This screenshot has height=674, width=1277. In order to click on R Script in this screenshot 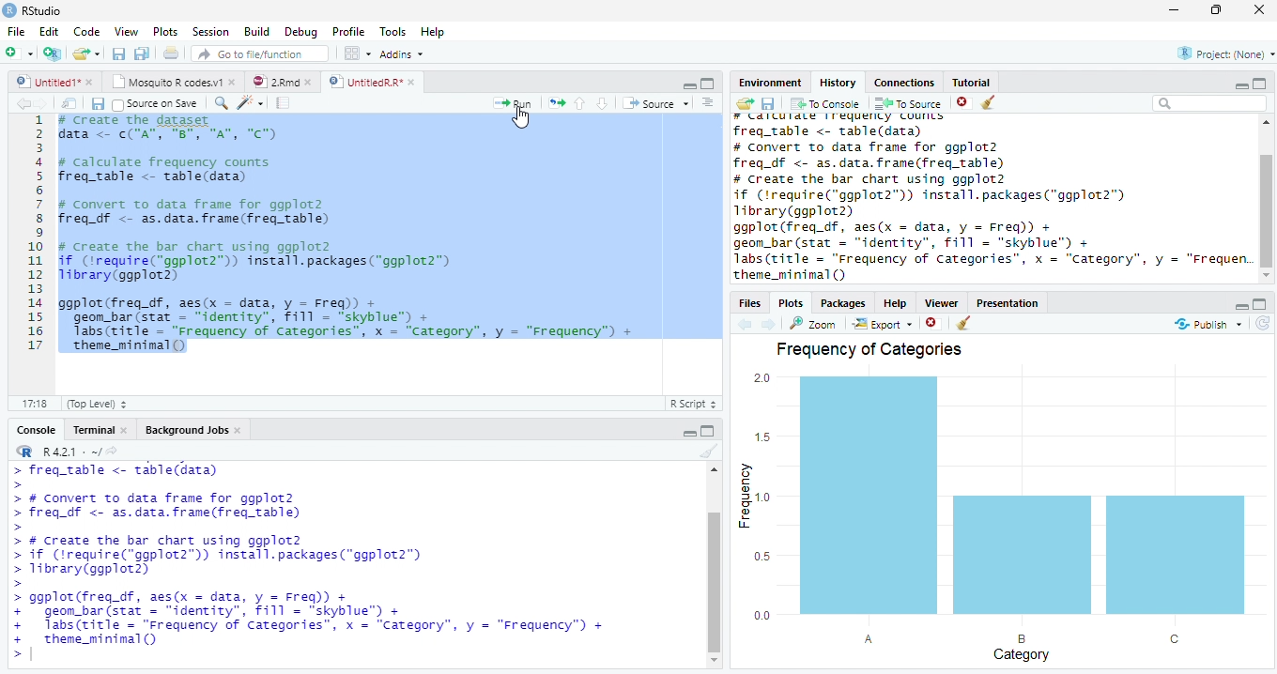, I will do `click(695, 405)`.